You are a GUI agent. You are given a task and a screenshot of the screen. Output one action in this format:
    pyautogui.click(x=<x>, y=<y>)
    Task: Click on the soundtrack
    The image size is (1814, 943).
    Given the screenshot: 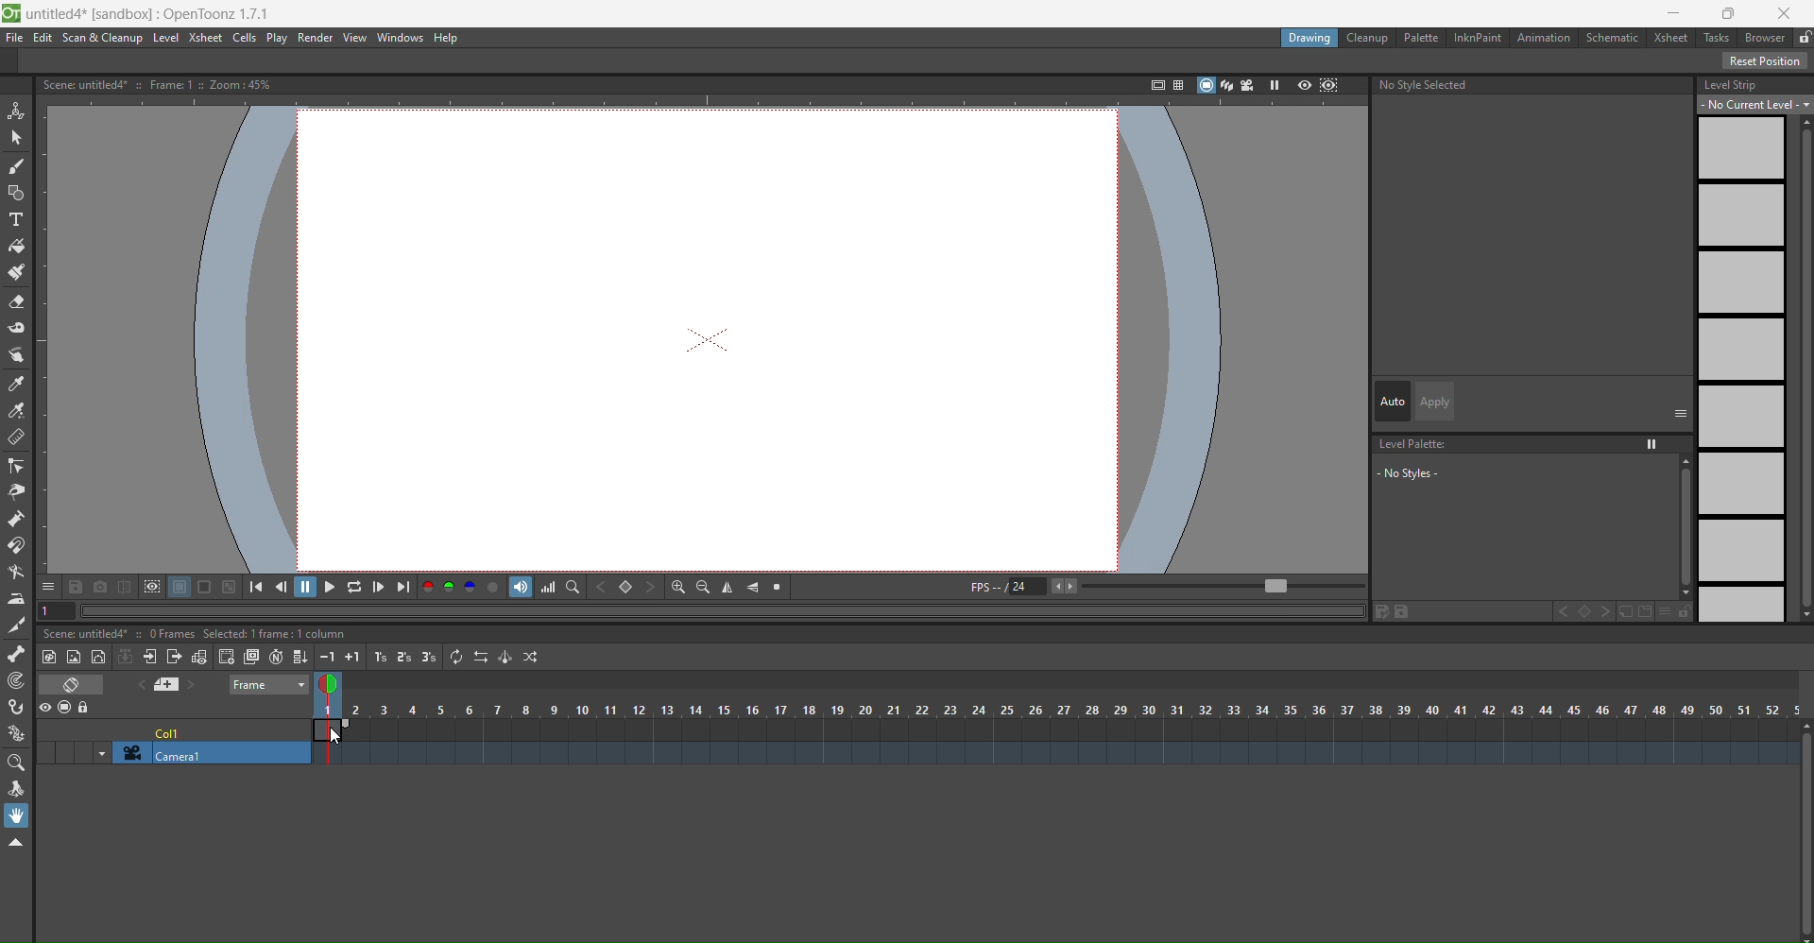 What is the action you would take?
    pyautogui.click(x=521, y=587)
    